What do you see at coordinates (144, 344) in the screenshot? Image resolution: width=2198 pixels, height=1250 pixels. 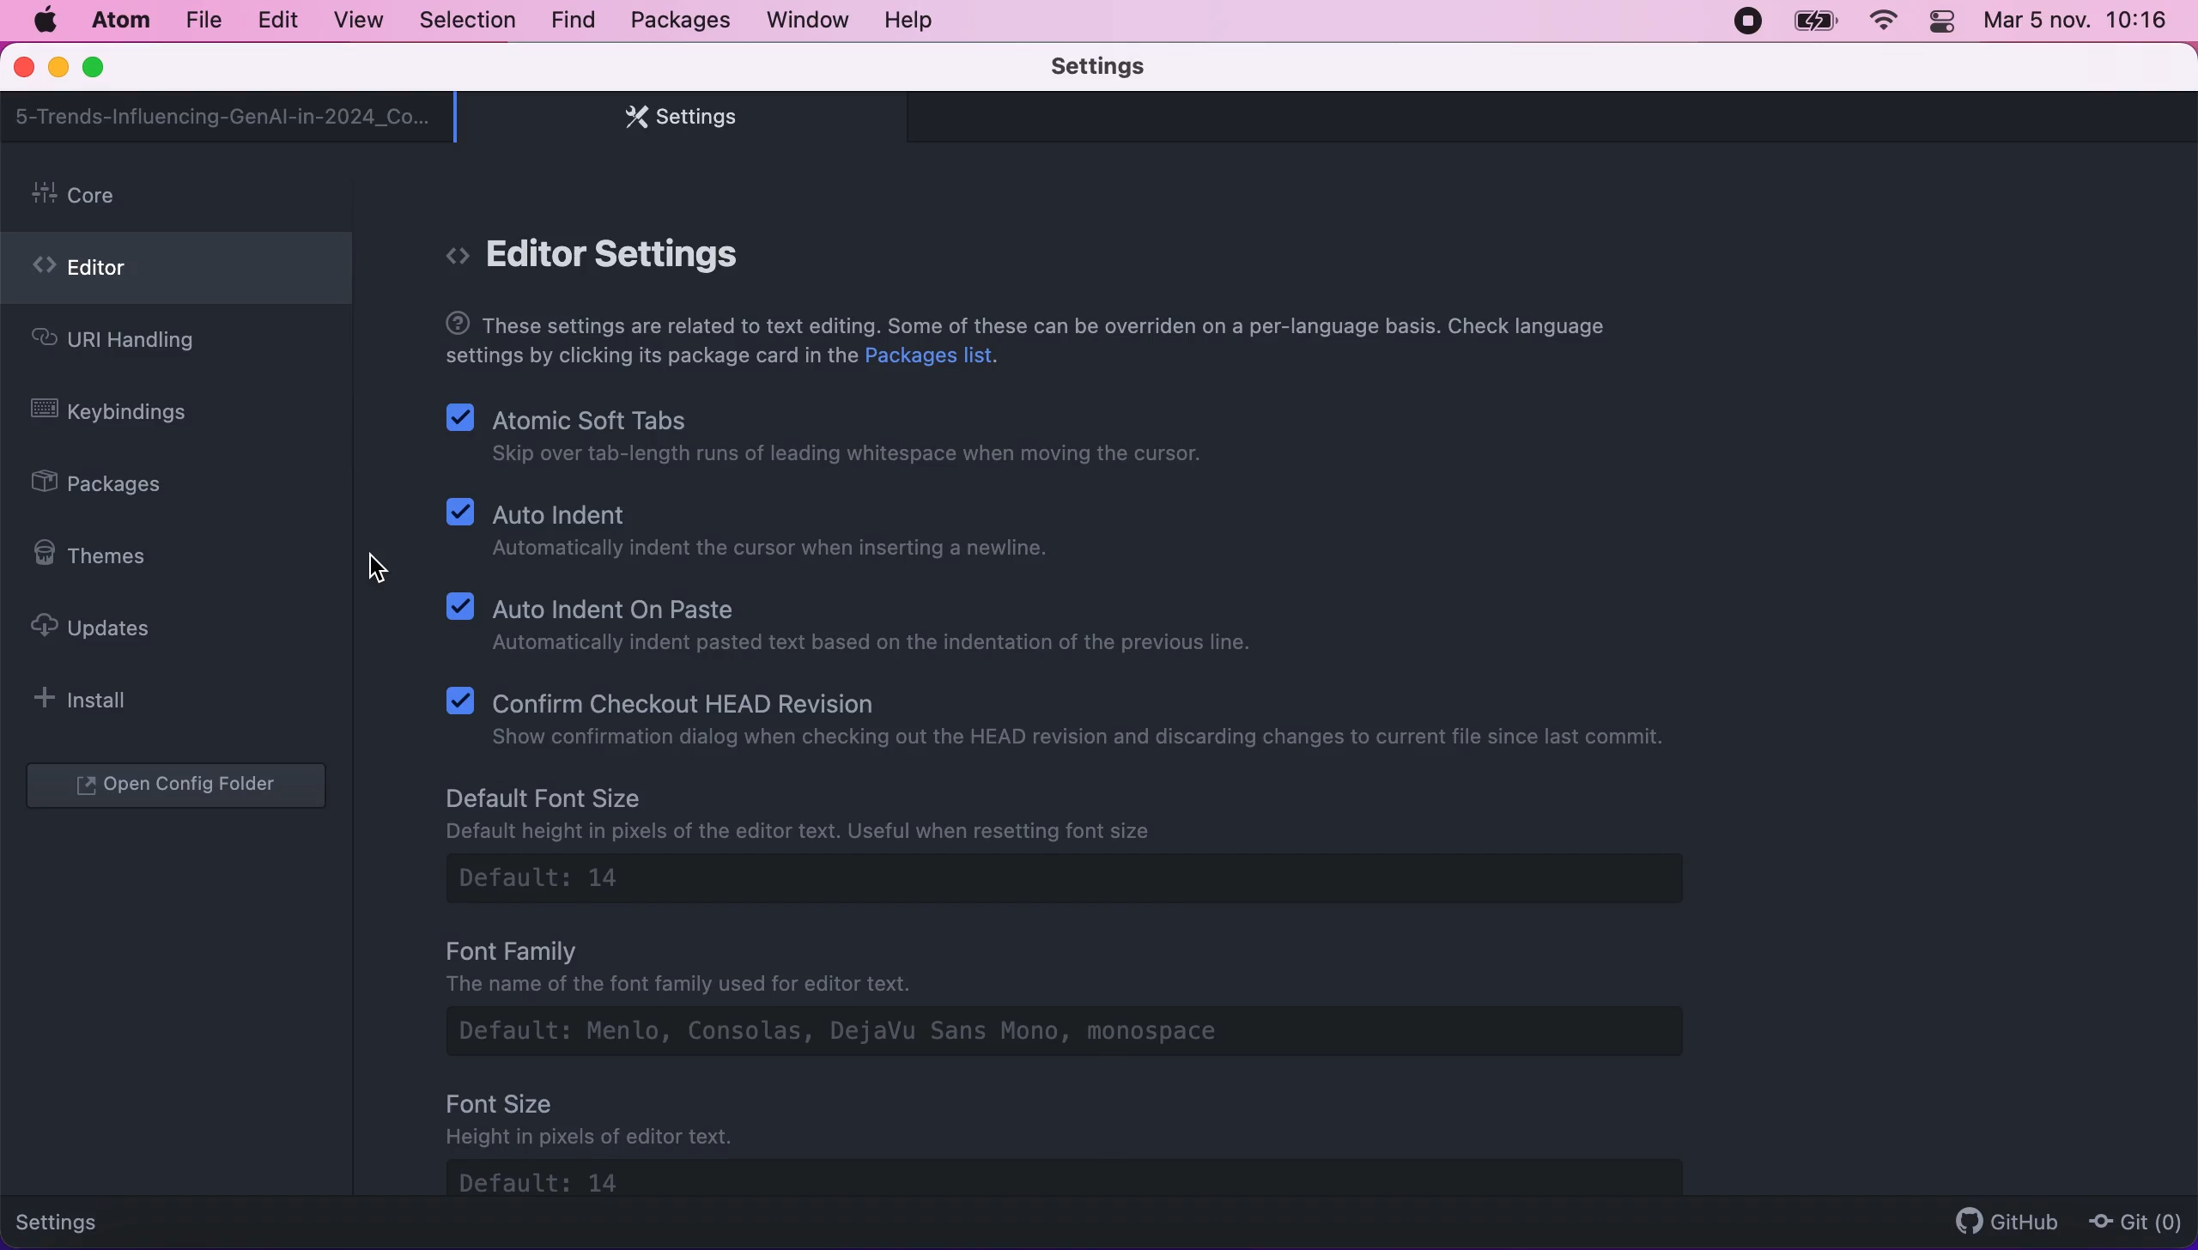 I see `URI handling` at bounding box center [144, 344].